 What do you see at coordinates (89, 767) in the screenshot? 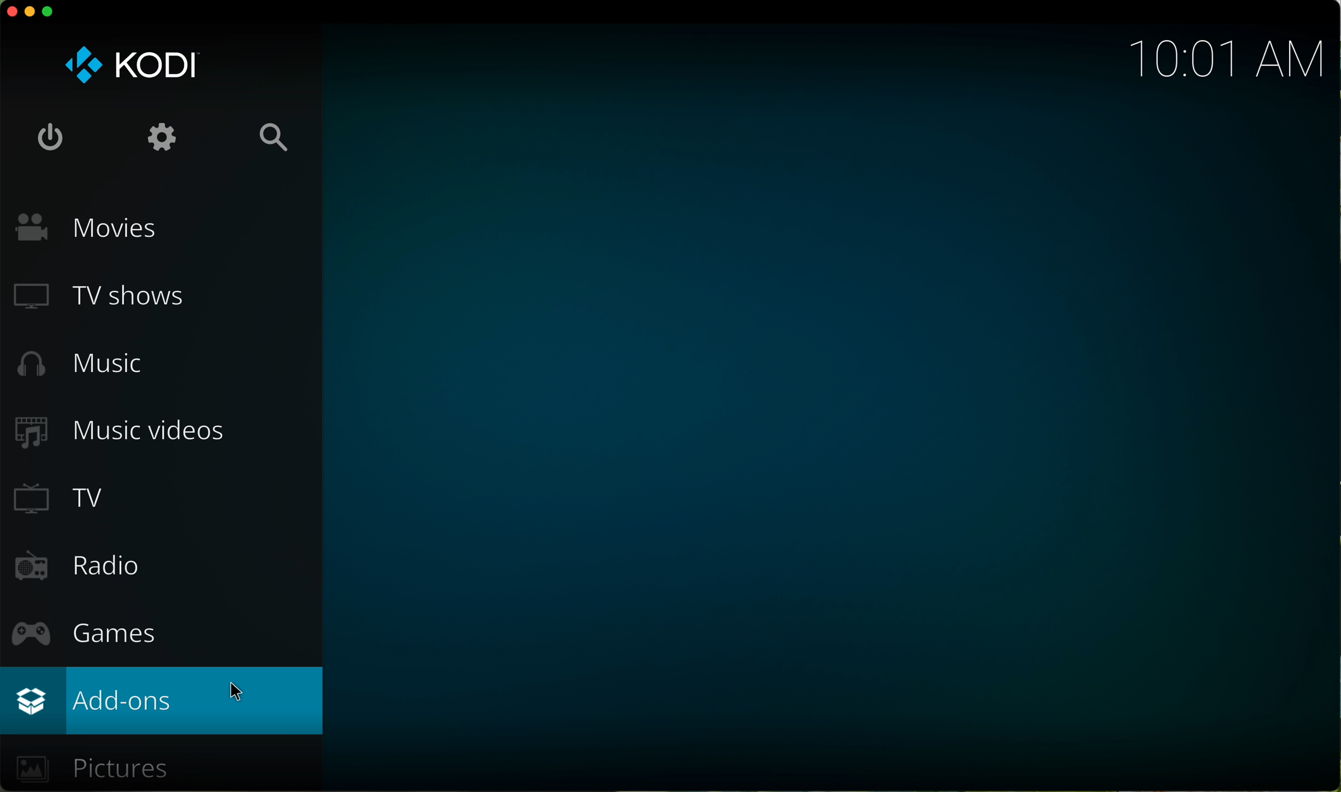
I see `pictures` at bounding box center [89, 767].